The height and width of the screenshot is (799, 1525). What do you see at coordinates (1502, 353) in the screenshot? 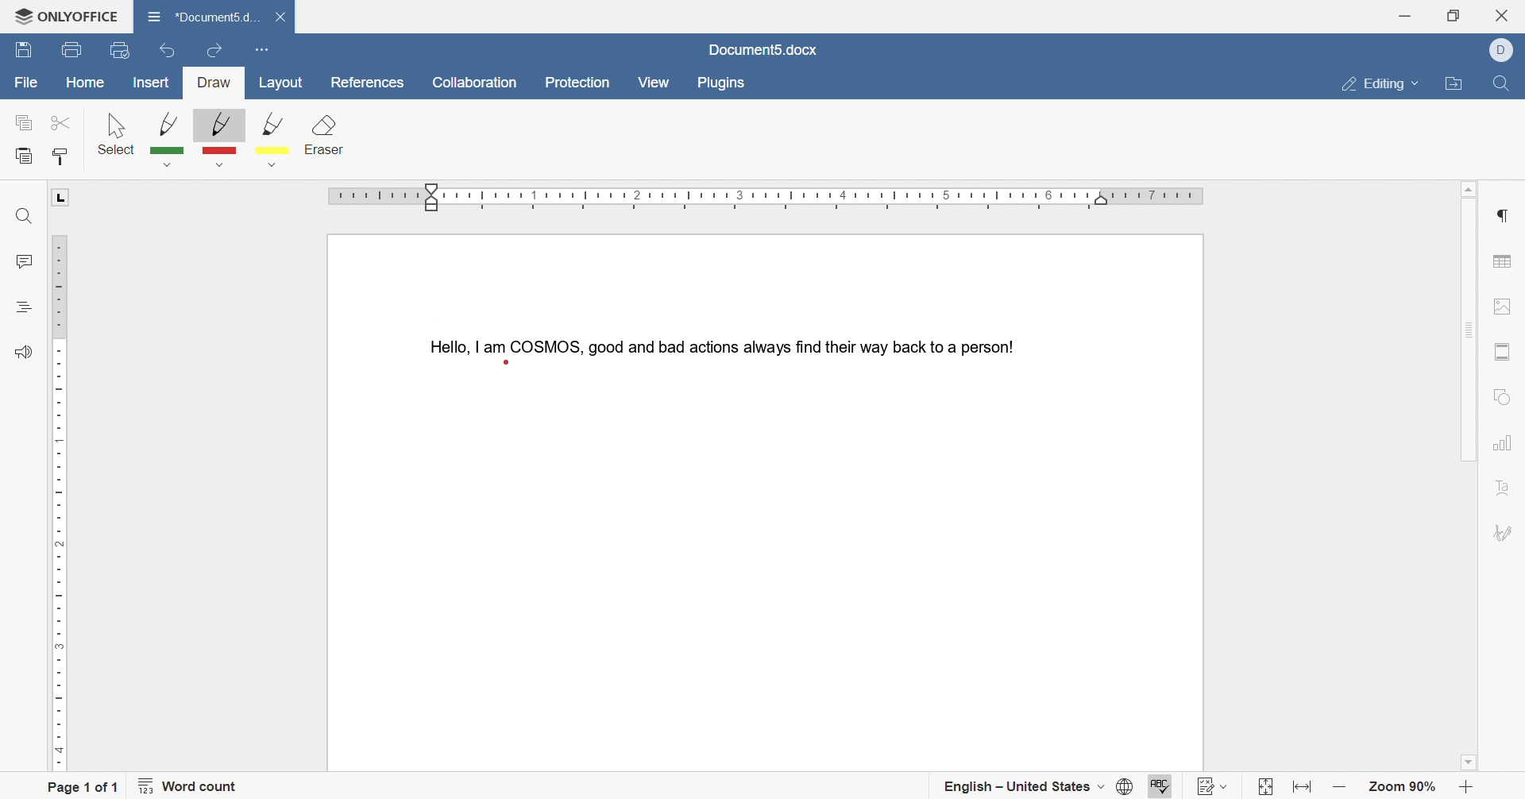
I see `header and footer settings` at bounding box center [1502, 353].